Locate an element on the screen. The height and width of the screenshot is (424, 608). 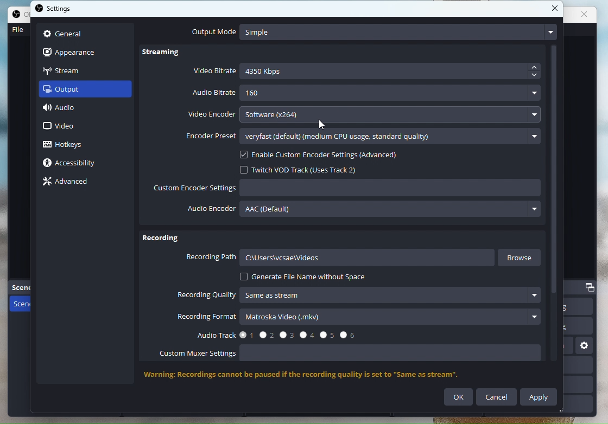
Stream is located at coordinates (74, 70).